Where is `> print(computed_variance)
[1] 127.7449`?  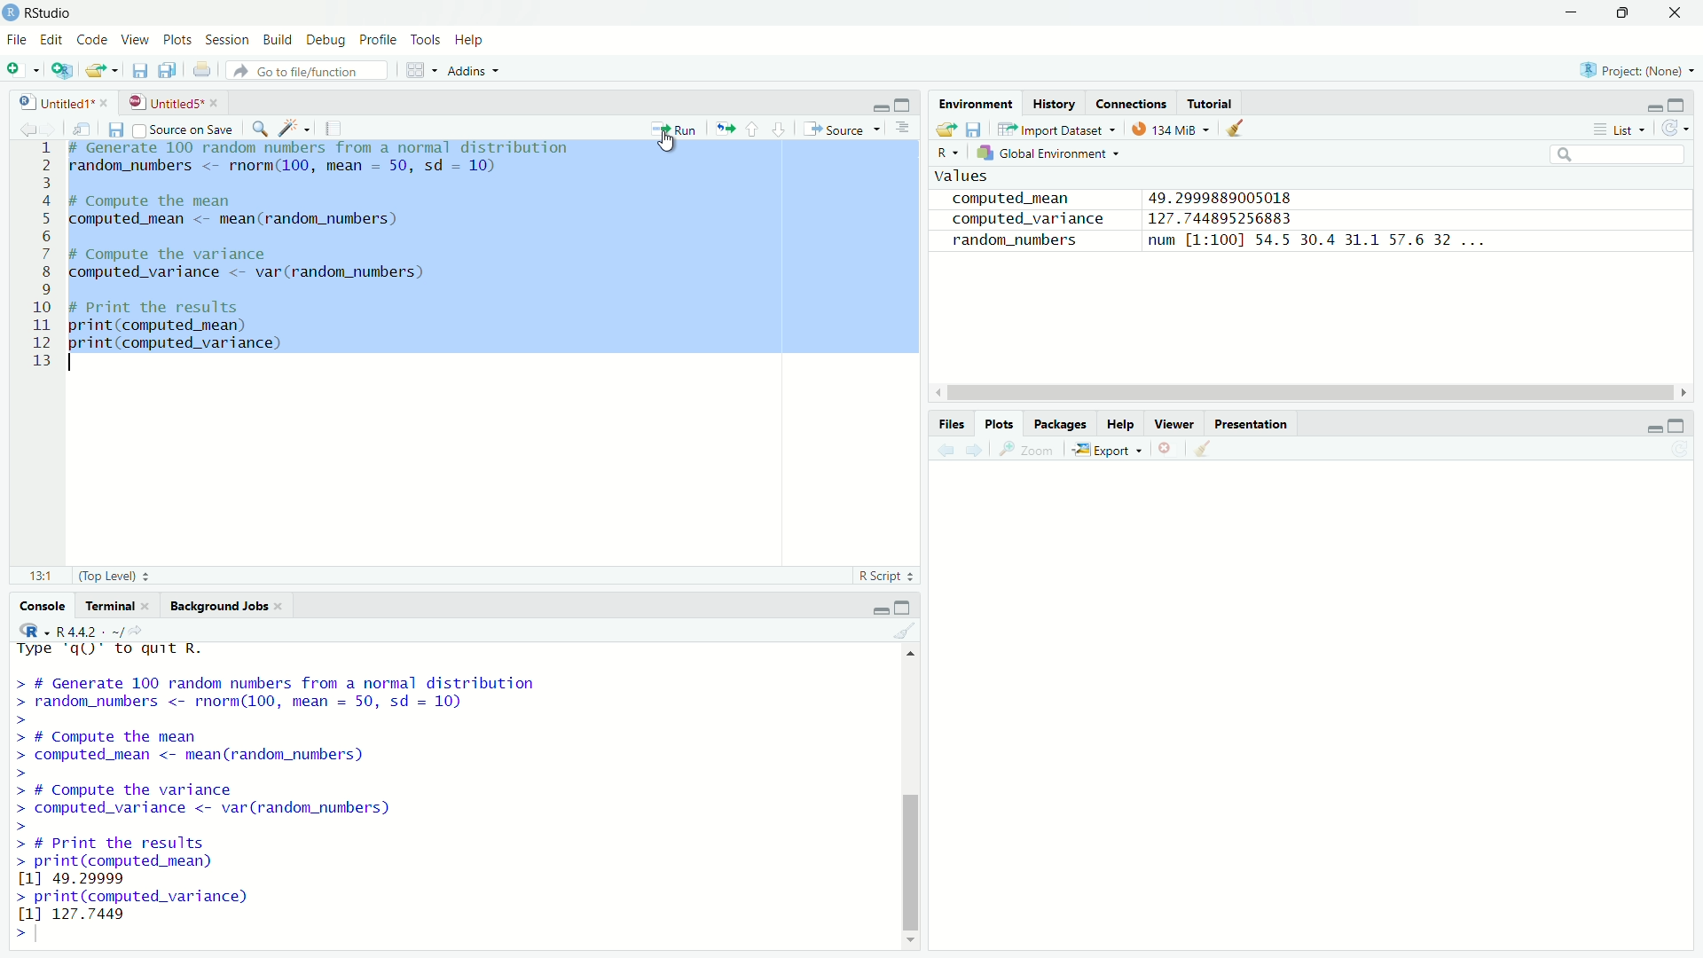 > print(computed_variance)
[1] 127.7449 is located at coordinates (137, 905).